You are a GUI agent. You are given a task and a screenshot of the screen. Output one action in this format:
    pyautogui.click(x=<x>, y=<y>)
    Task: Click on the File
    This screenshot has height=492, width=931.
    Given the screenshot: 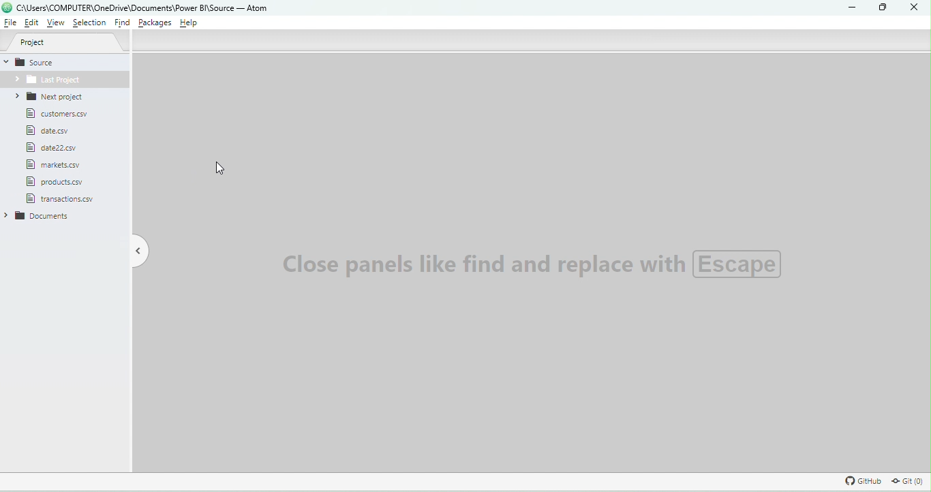 What is the action you would take?
    pyautogui.click(x=53, y=148)
    